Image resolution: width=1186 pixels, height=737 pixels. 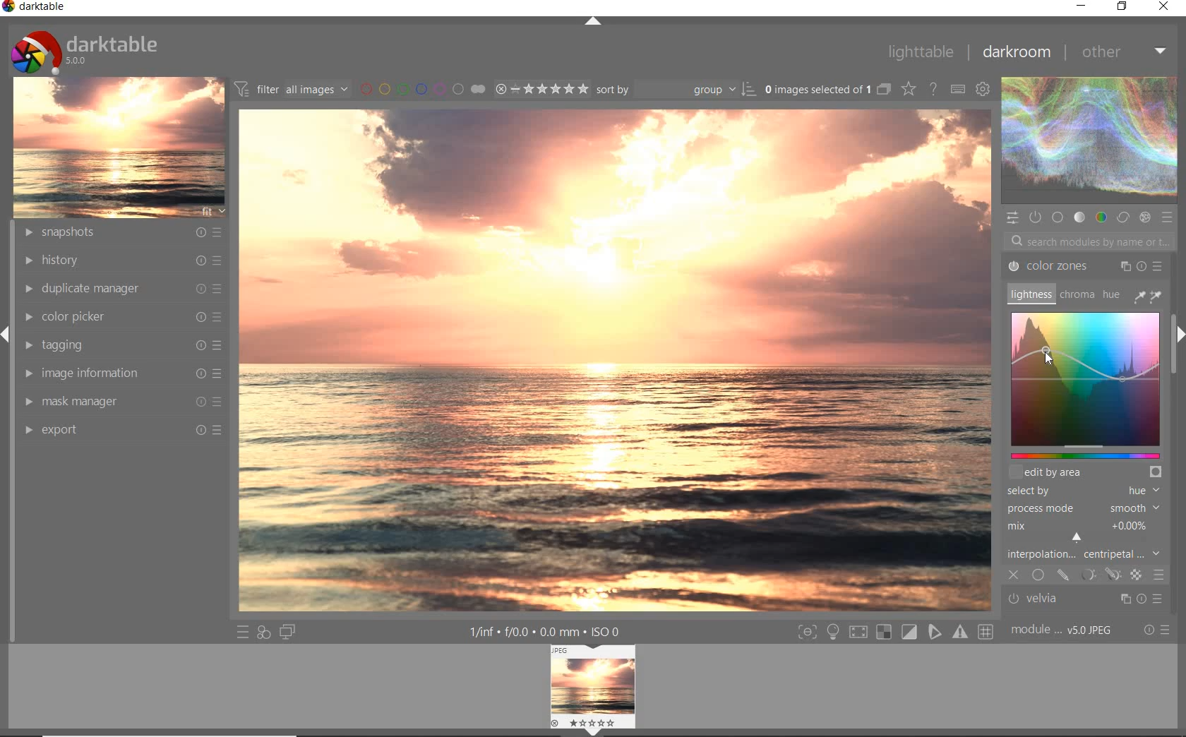 I want to click on CHANGE TYPE FOR OVER RELAY, so click(x=908, y=88).